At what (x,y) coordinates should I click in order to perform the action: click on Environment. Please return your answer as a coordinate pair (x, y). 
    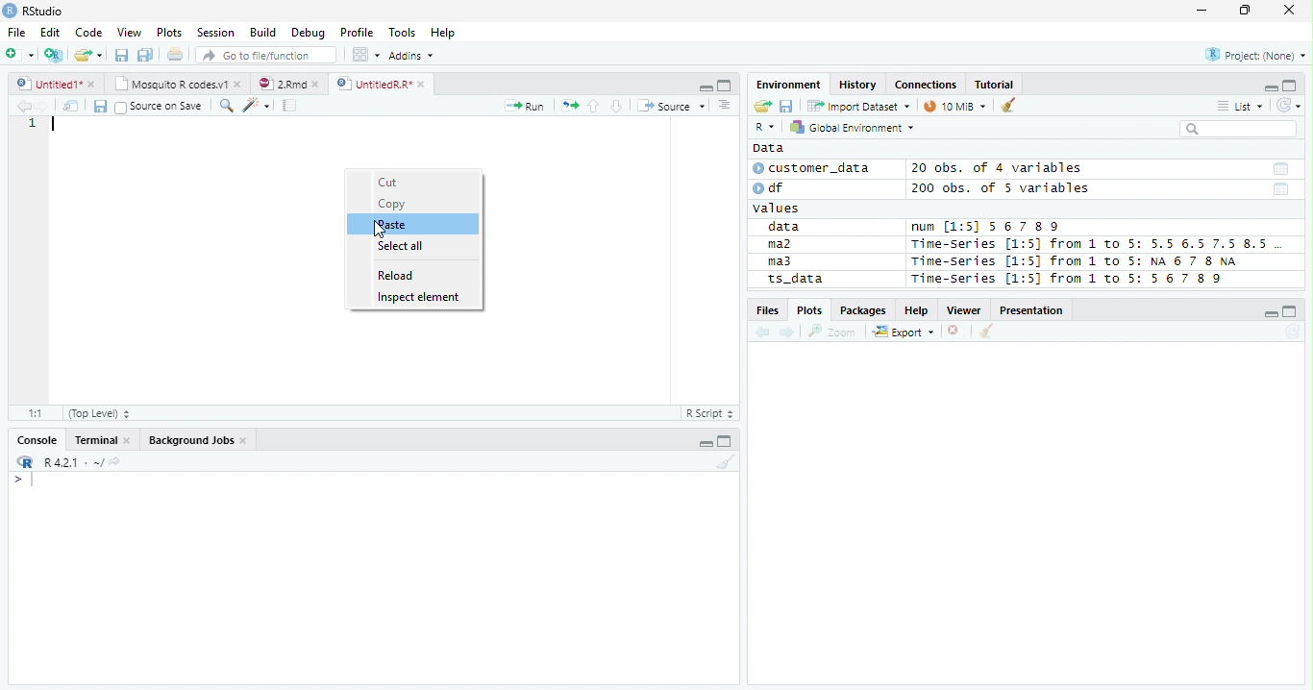
    Looking at the image, I should click on (790, 85).